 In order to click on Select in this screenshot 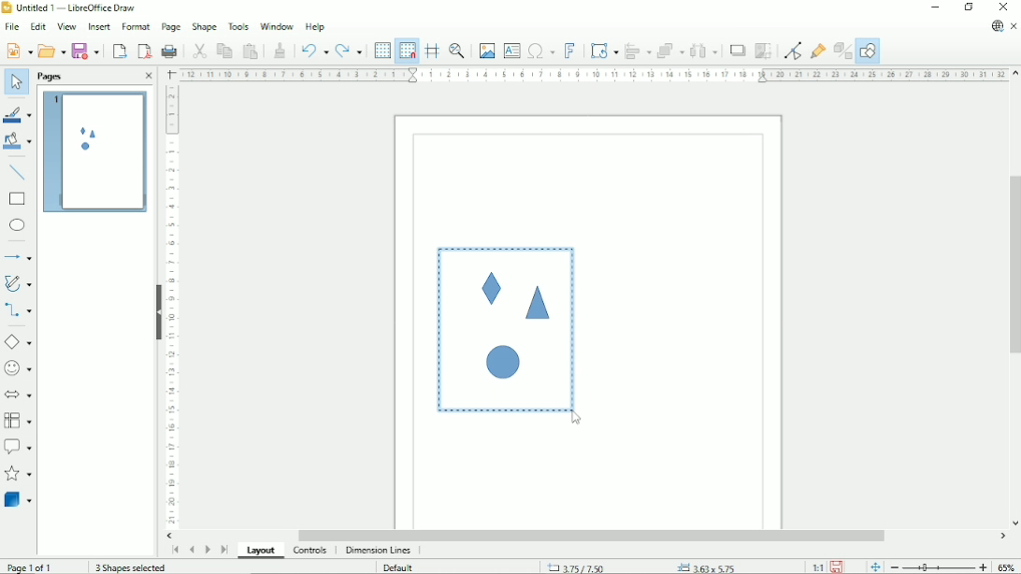, I will do `click(16, 83)`.